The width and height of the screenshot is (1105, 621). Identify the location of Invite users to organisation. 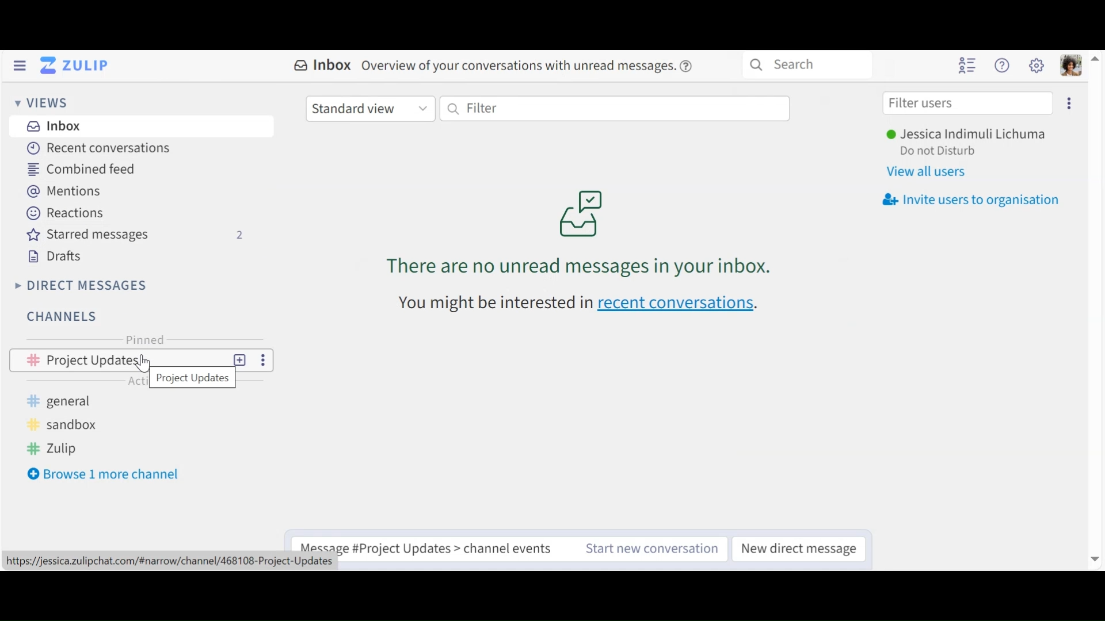
(971, 200).